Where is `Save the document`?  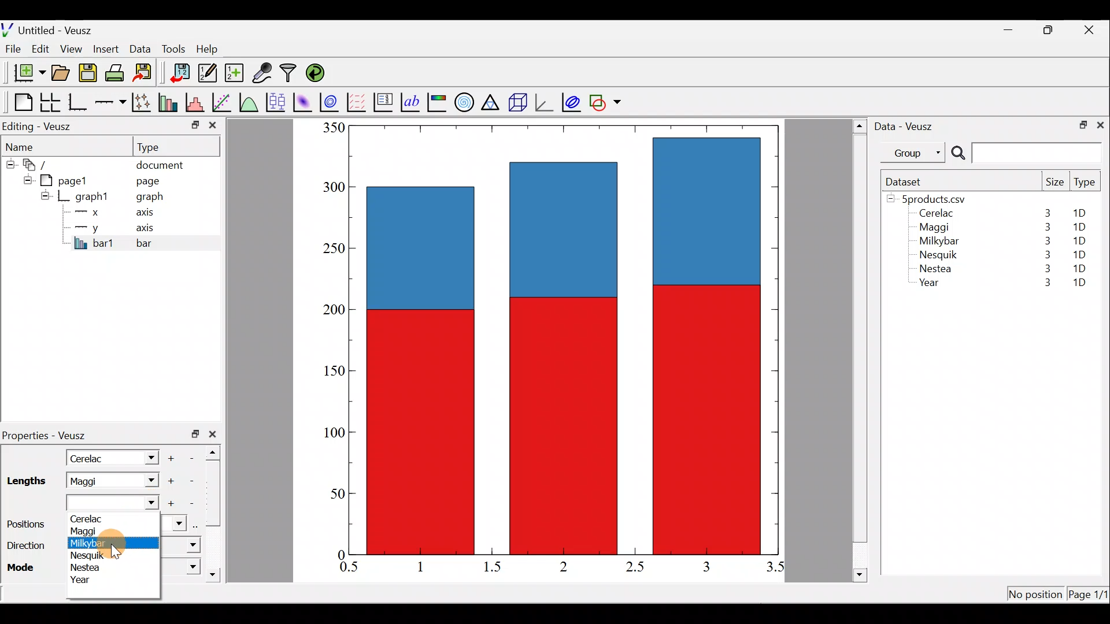
Save the document is located at coordinates (89, 75).